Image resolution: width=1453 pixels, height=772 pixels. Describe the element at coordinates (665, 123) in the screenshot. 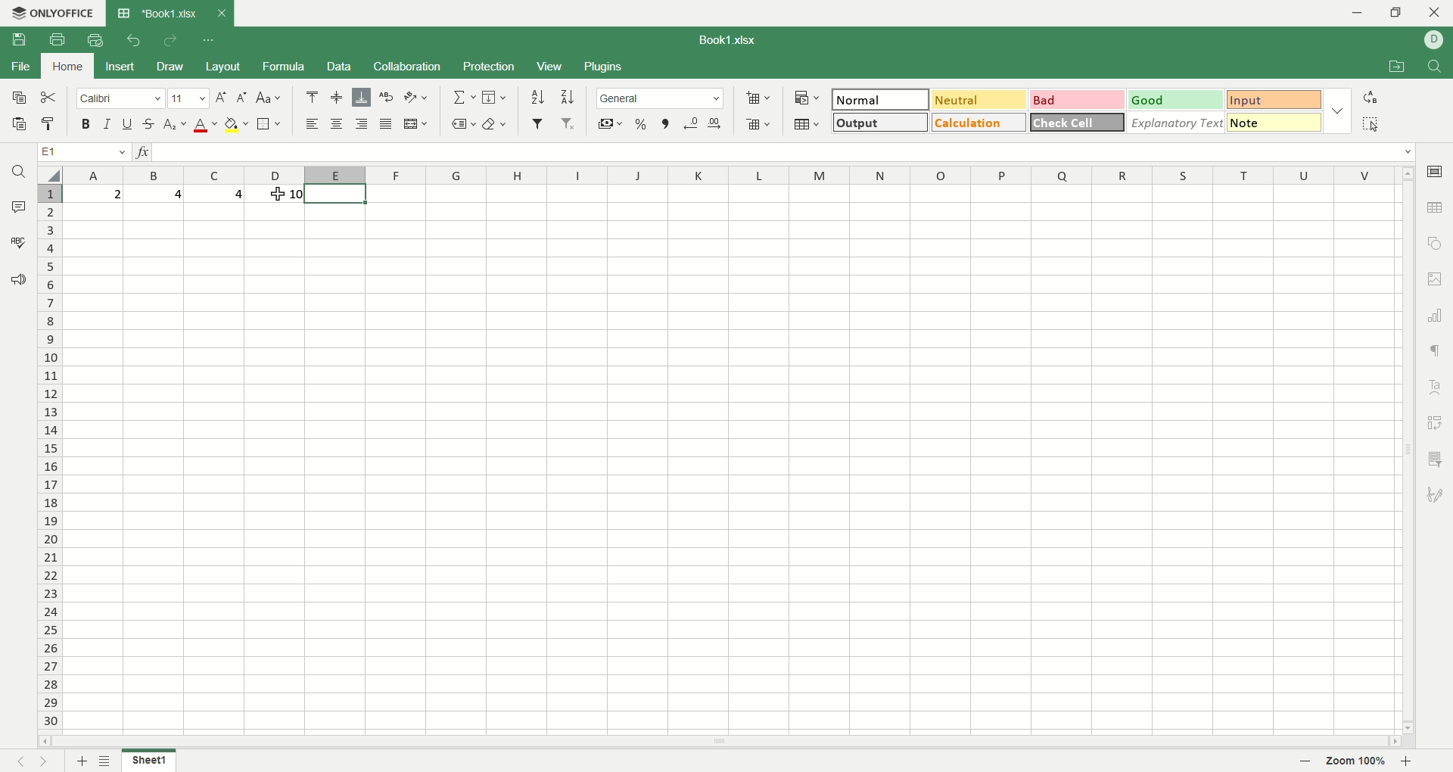

I see `comma style` at that location.